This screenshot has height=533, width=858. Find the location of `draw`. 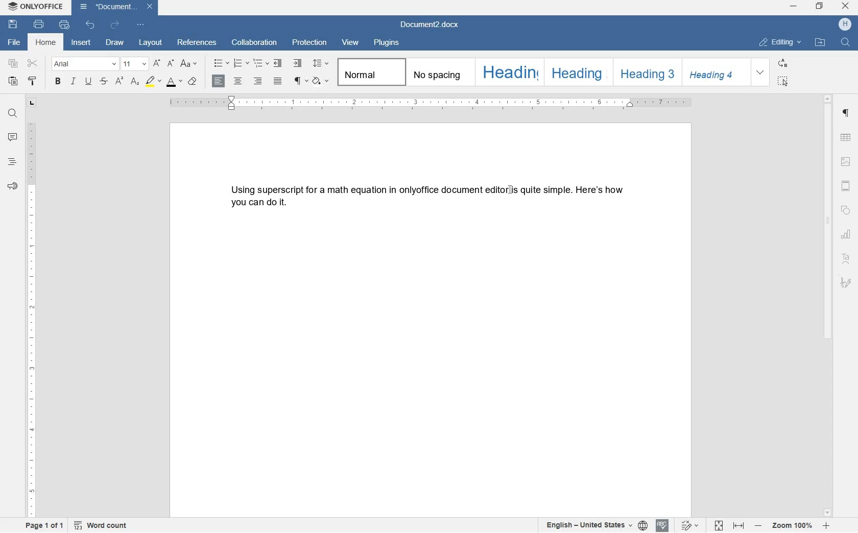

draw is located at coordinates (118, 42).